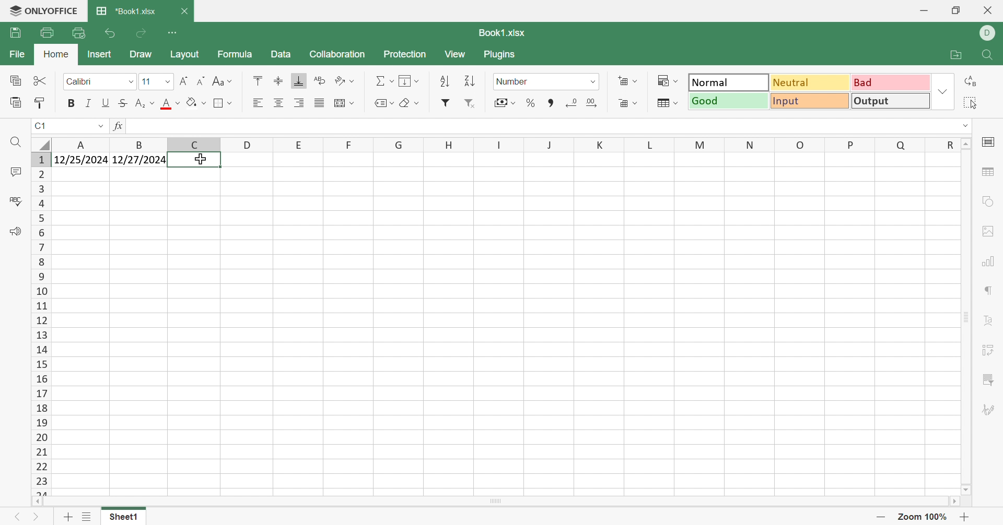 This screenshot has height=525, width=1003. What do you see at coordinates (168, 82) in the screenshot?
I see `Drop Down` at bounding box center [168, 82].